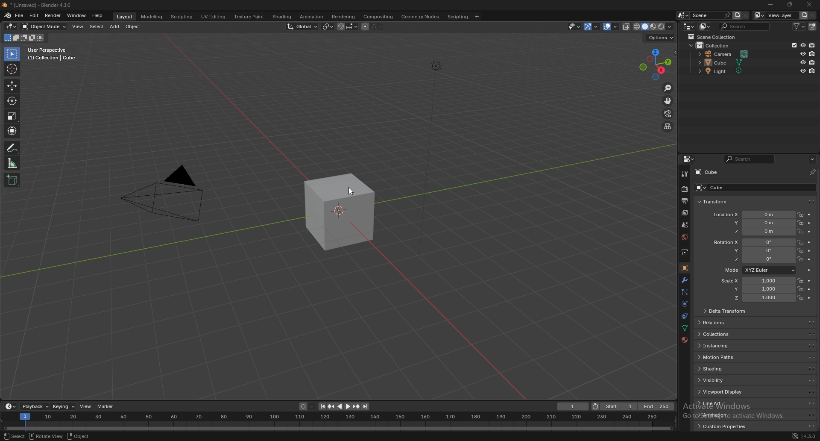 Image resolution: width=820 pixels, height=441 pixels. Describe the element at coordinates (36, 407) in the screenshot. I see `playback` at that location.